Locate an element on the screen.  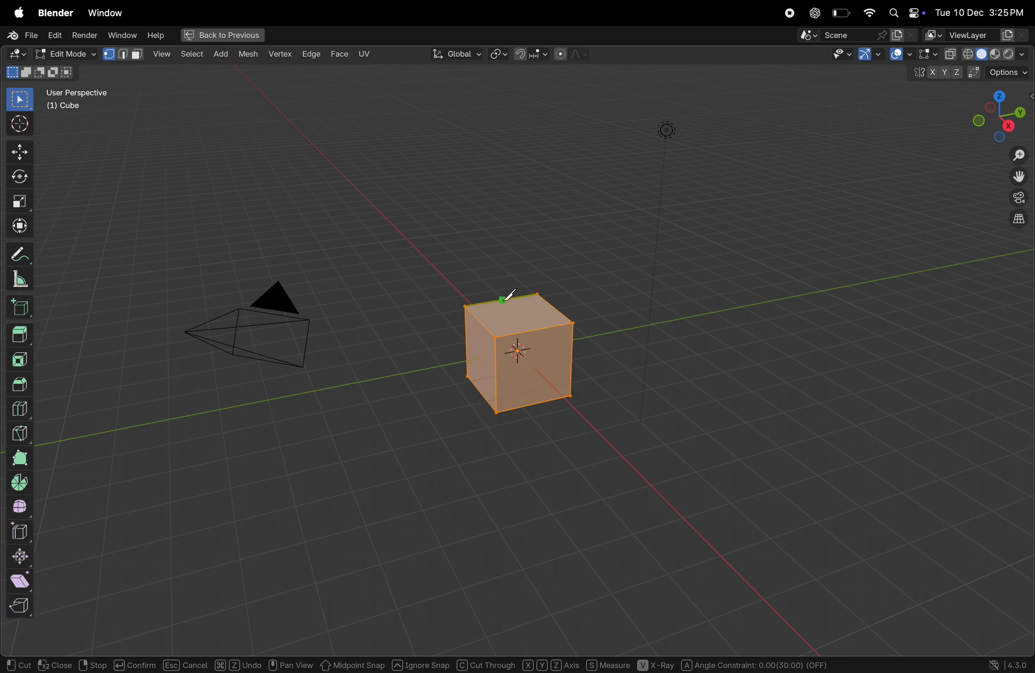
Cut Through is located at coordinates (487, 664).